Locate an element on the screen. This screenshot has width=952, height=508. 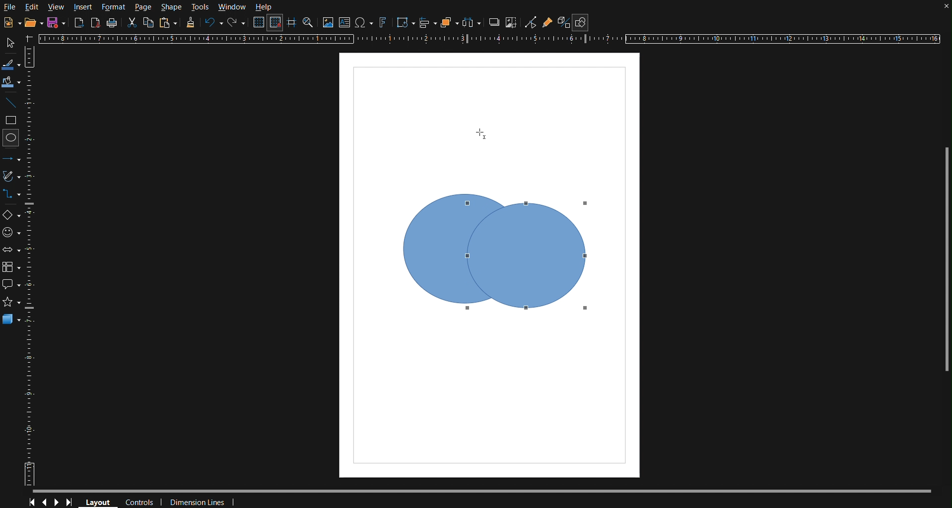
Cursor is located at coordinates (482, 133).